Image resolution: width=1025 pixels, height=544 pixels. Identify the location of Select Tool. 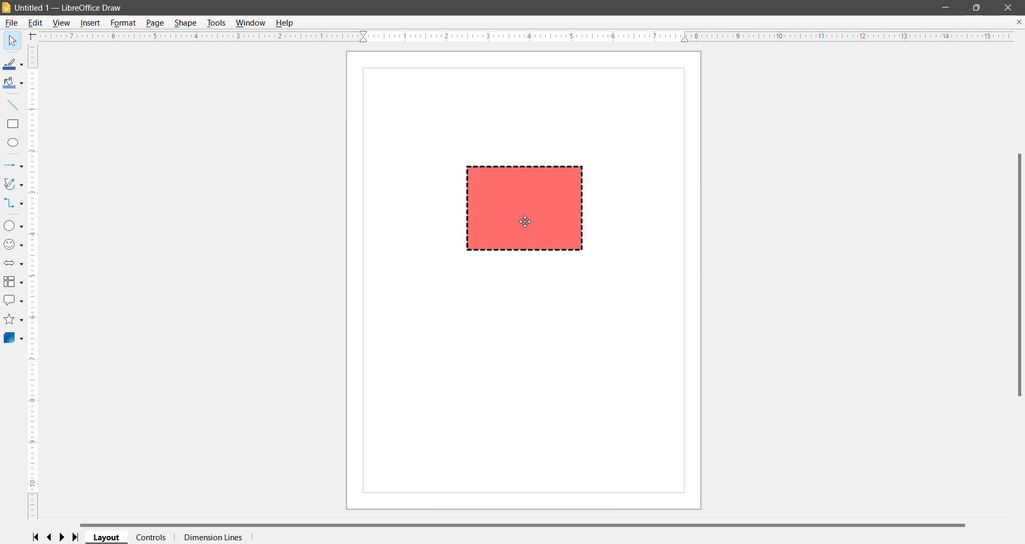
(13, 41).